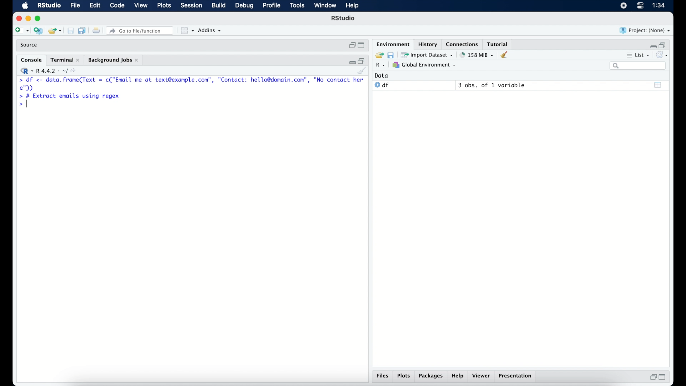 The image size is (686, 386). What do you see at coordinates (69, 96) in the screenshot?
I see `> # Extract emails using regex|` at bounding box center [69, 96].